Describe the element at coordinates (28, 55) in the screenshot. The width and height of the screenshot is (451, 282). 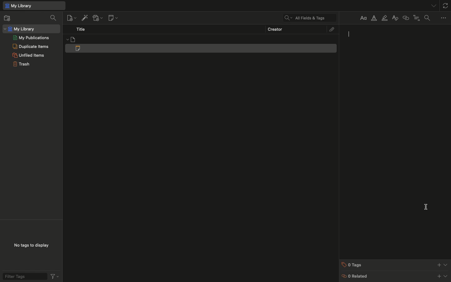
I see `Unfilled items` at that location.